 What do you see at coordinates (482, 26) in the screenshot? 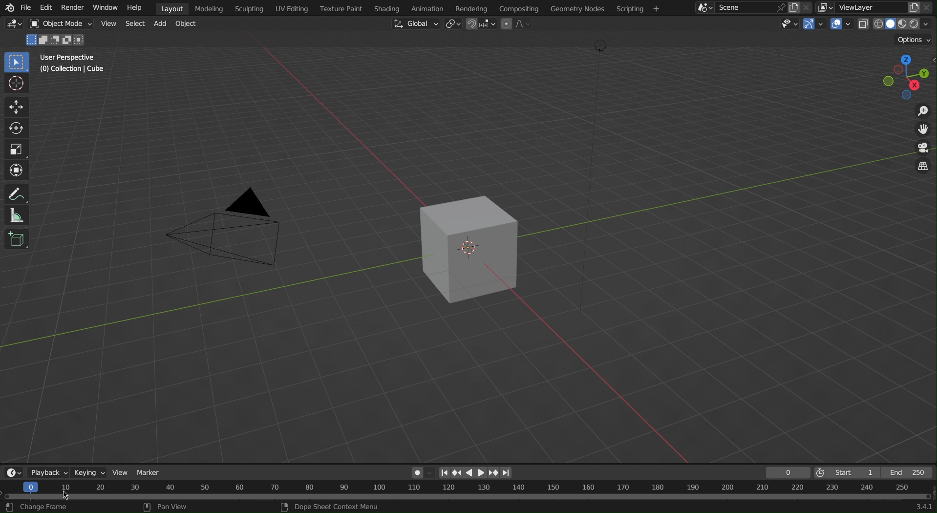
I see `Snapping` at bounding box center [482, 26].